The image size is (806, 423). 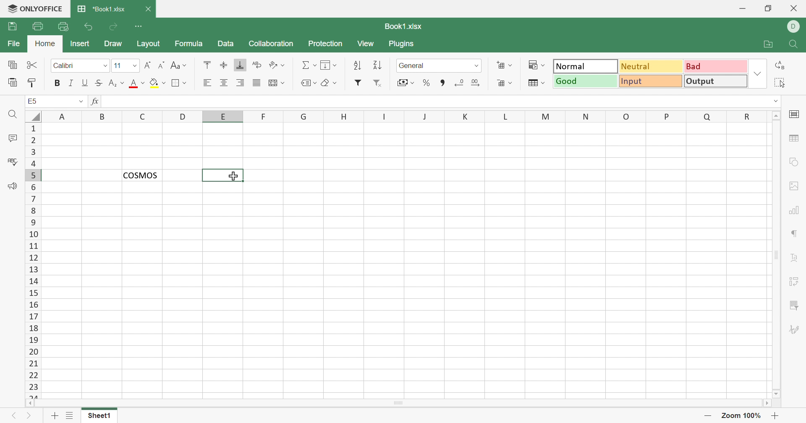 What do you see at coordinates (12, 26) in the screenshot?
I see `Save` at bounding box center [12, 26].